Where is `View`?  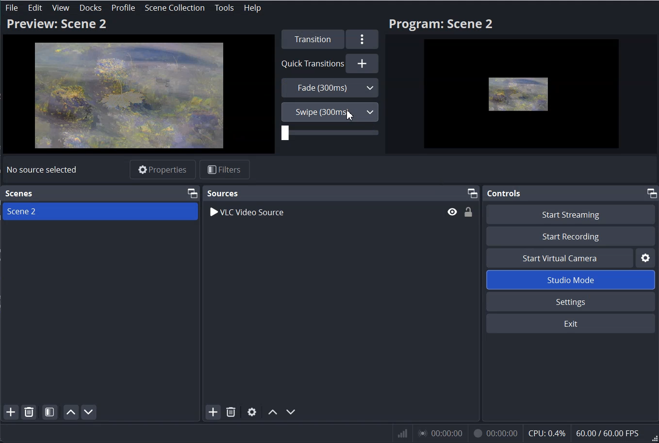 View is located at coordinates (60, 8).